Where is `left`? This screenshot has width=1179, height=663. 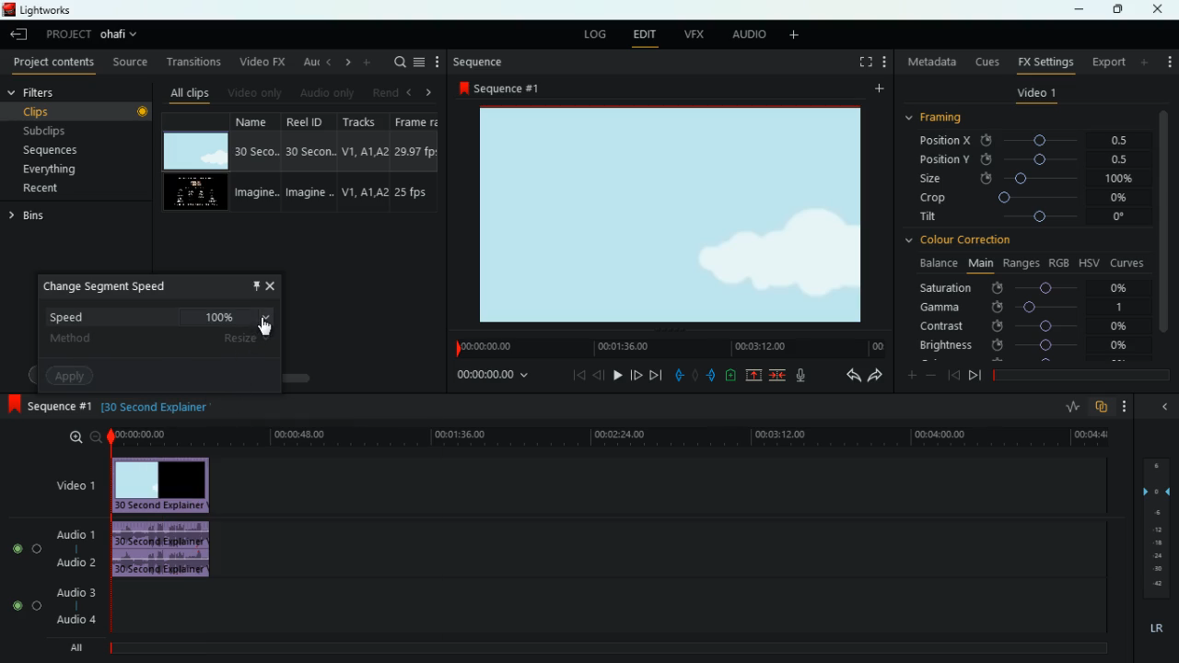 left is located at coordinates (407, 90).